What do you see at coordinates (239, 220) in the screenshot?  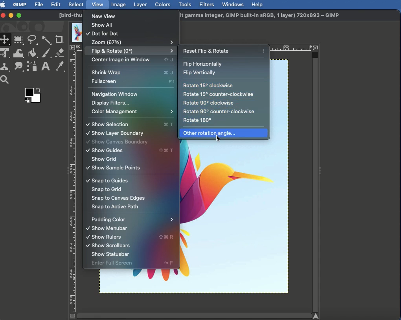 I see `Image` at bounding box center [239, 220].